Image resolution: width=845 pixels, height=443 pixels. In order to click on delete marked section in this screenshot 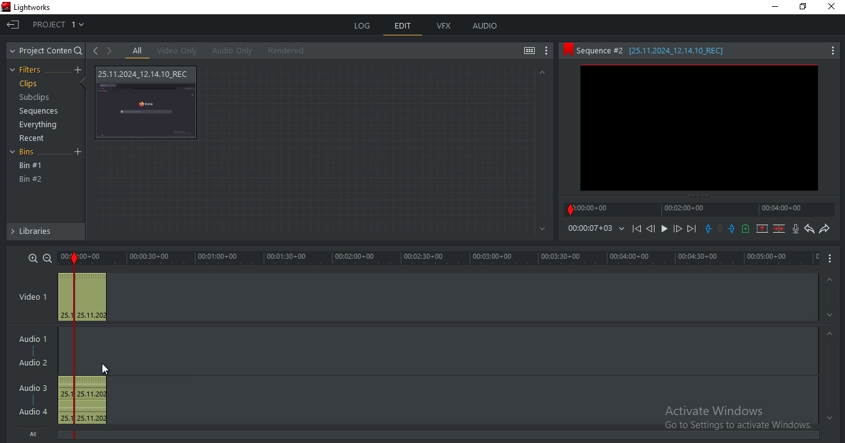, I will do `click(779, 229)`.